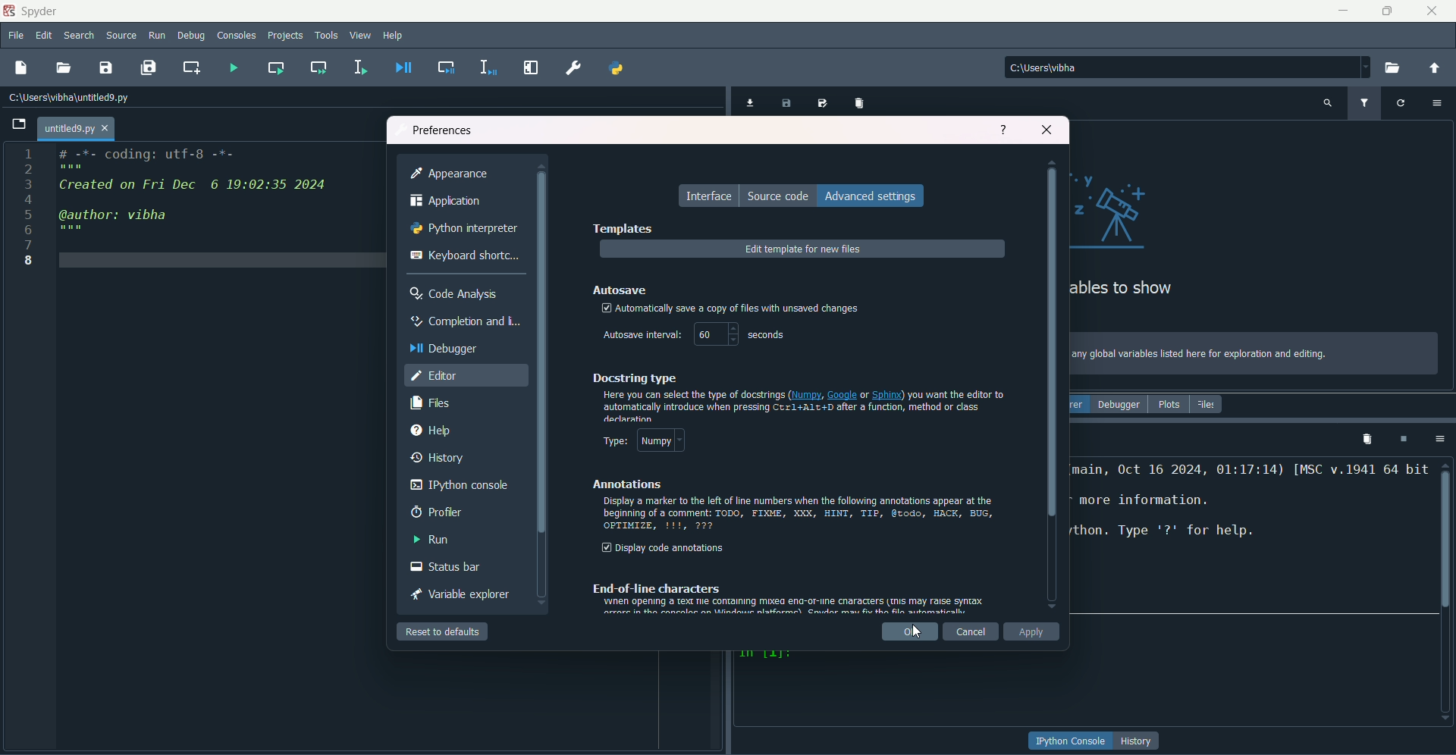  Describe the element at coordinates (1071, 67) in the screenshot. I see `file path` at that location.